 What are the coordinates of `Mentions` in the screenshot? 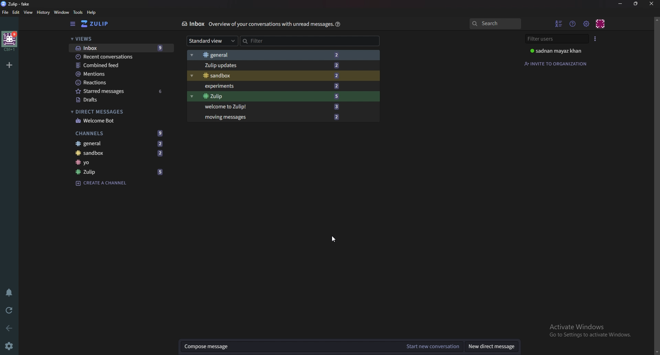 It's located at (120, 74).